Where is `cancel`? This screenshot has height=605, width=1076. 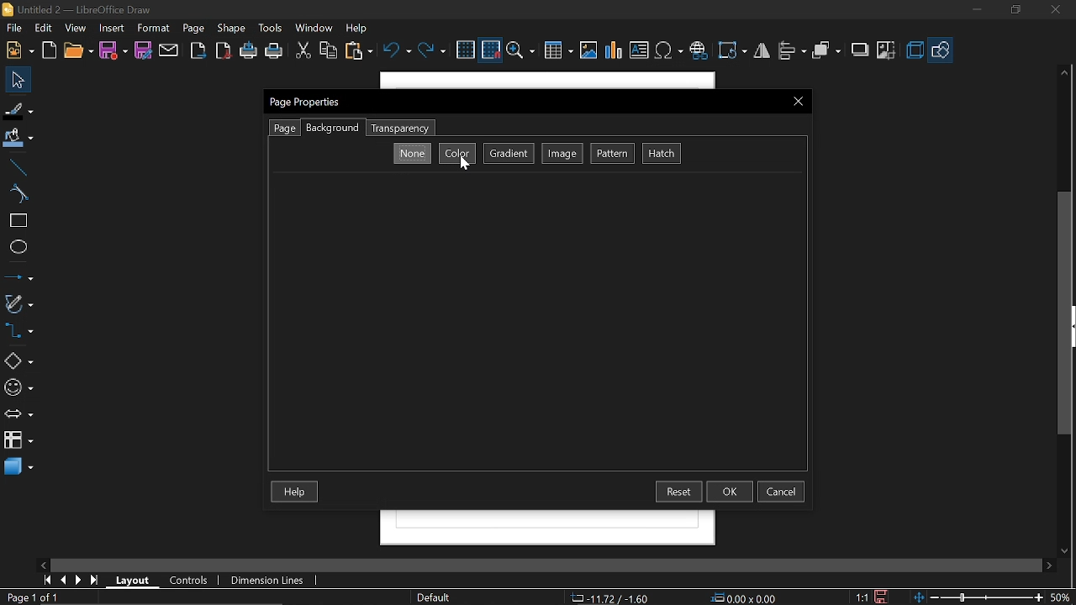
cancel is located at coordinates (782, 492).